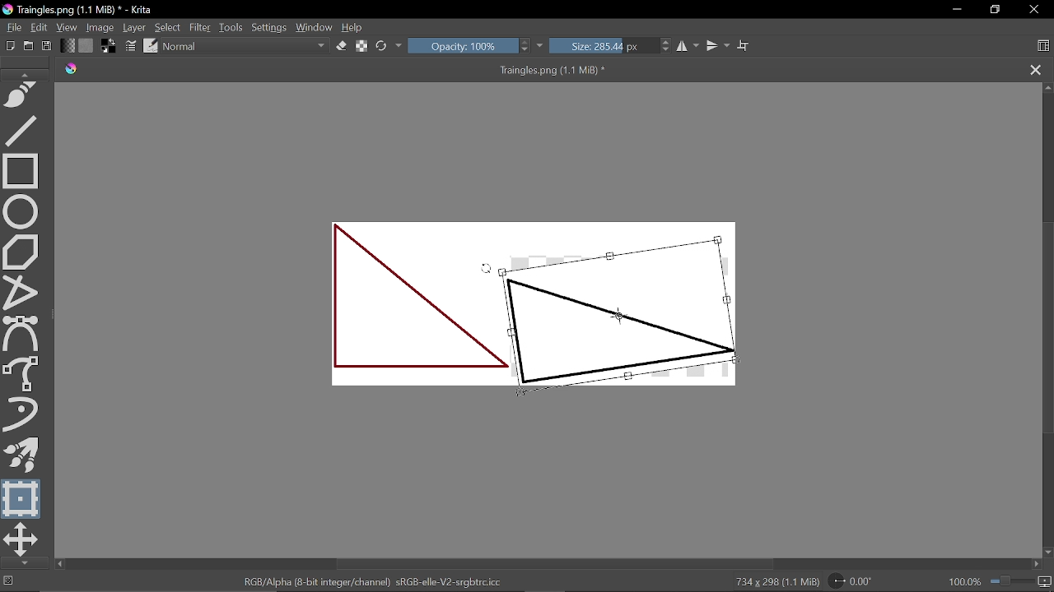 The width and height of the screenshot is (1054, 592). I want to click on Move up, so click(1047, 88).